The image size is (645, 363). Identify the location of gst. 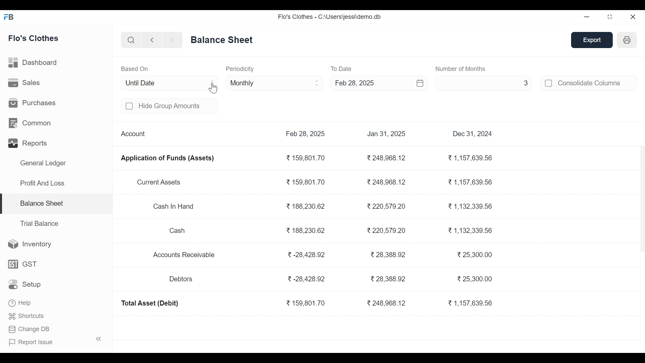
(23, 264).